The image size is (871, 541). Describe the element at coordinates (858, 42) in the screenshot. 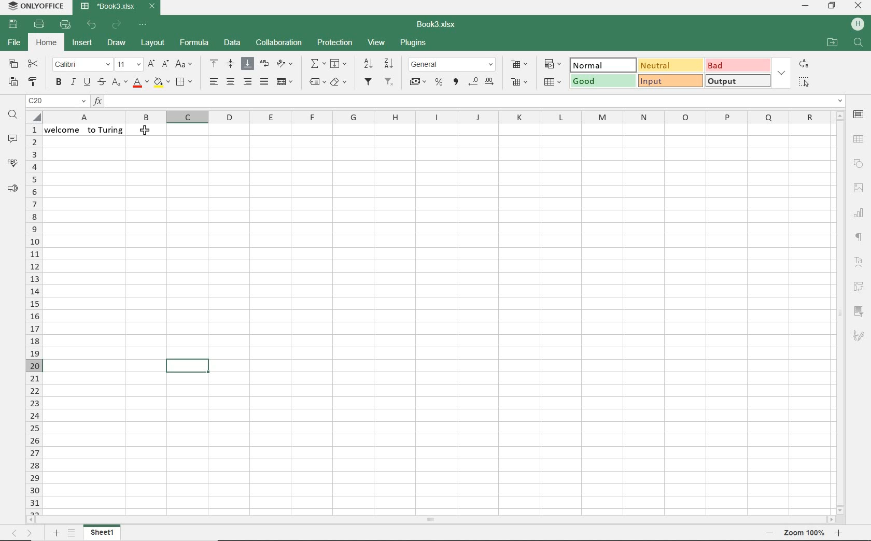

I see `FIND` at that location.